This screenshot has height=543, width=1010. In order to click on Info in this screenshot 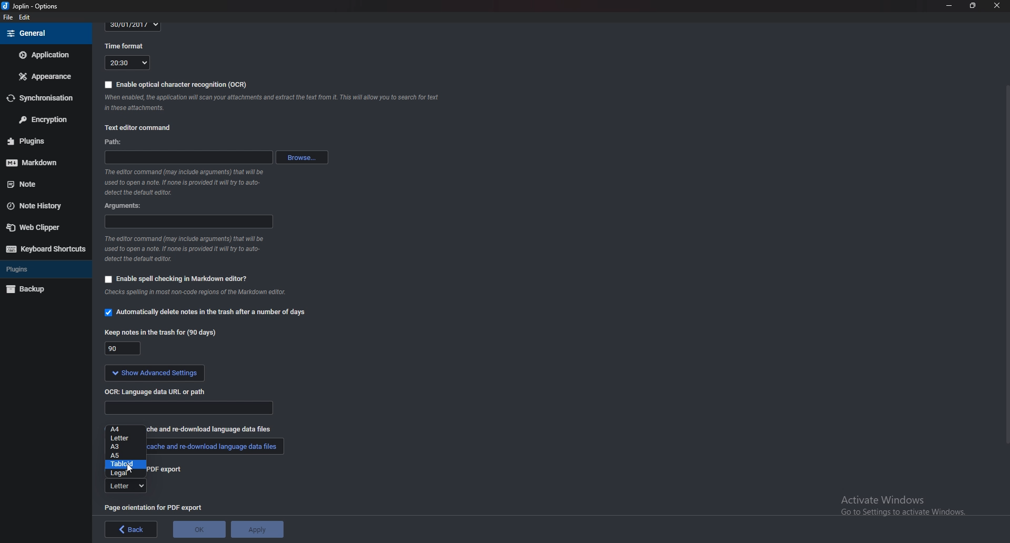, I will do `click(276, 105)`.